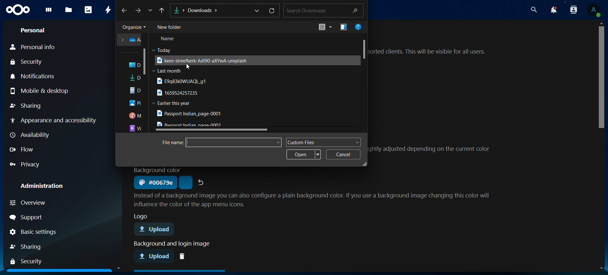 Image resolution: width=608 pixels, height=275 pixels. What do you see at coordinates (42, 218) in the screenshot?
I see `support` at bounding box center [42, 218].